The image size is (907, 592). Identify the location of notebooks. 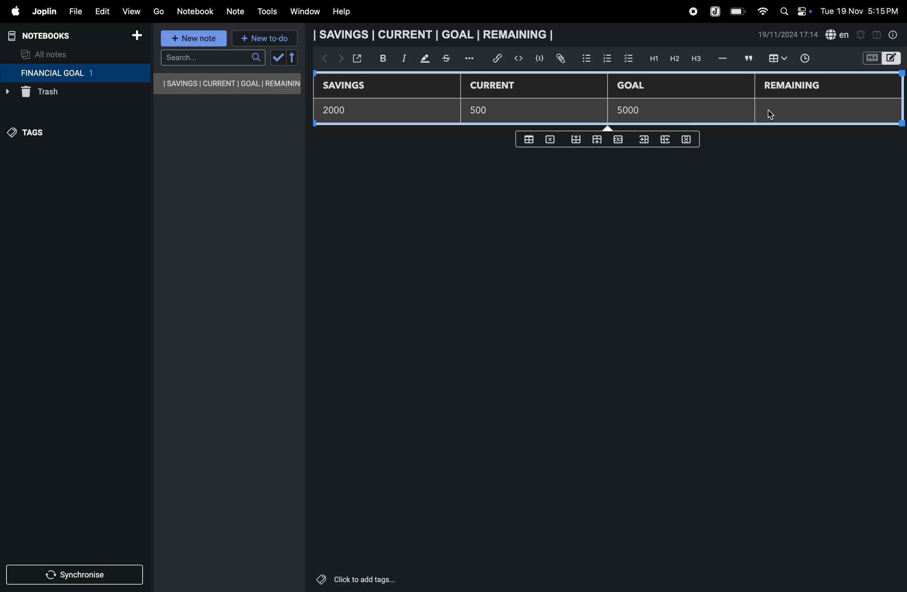
(46, 36).